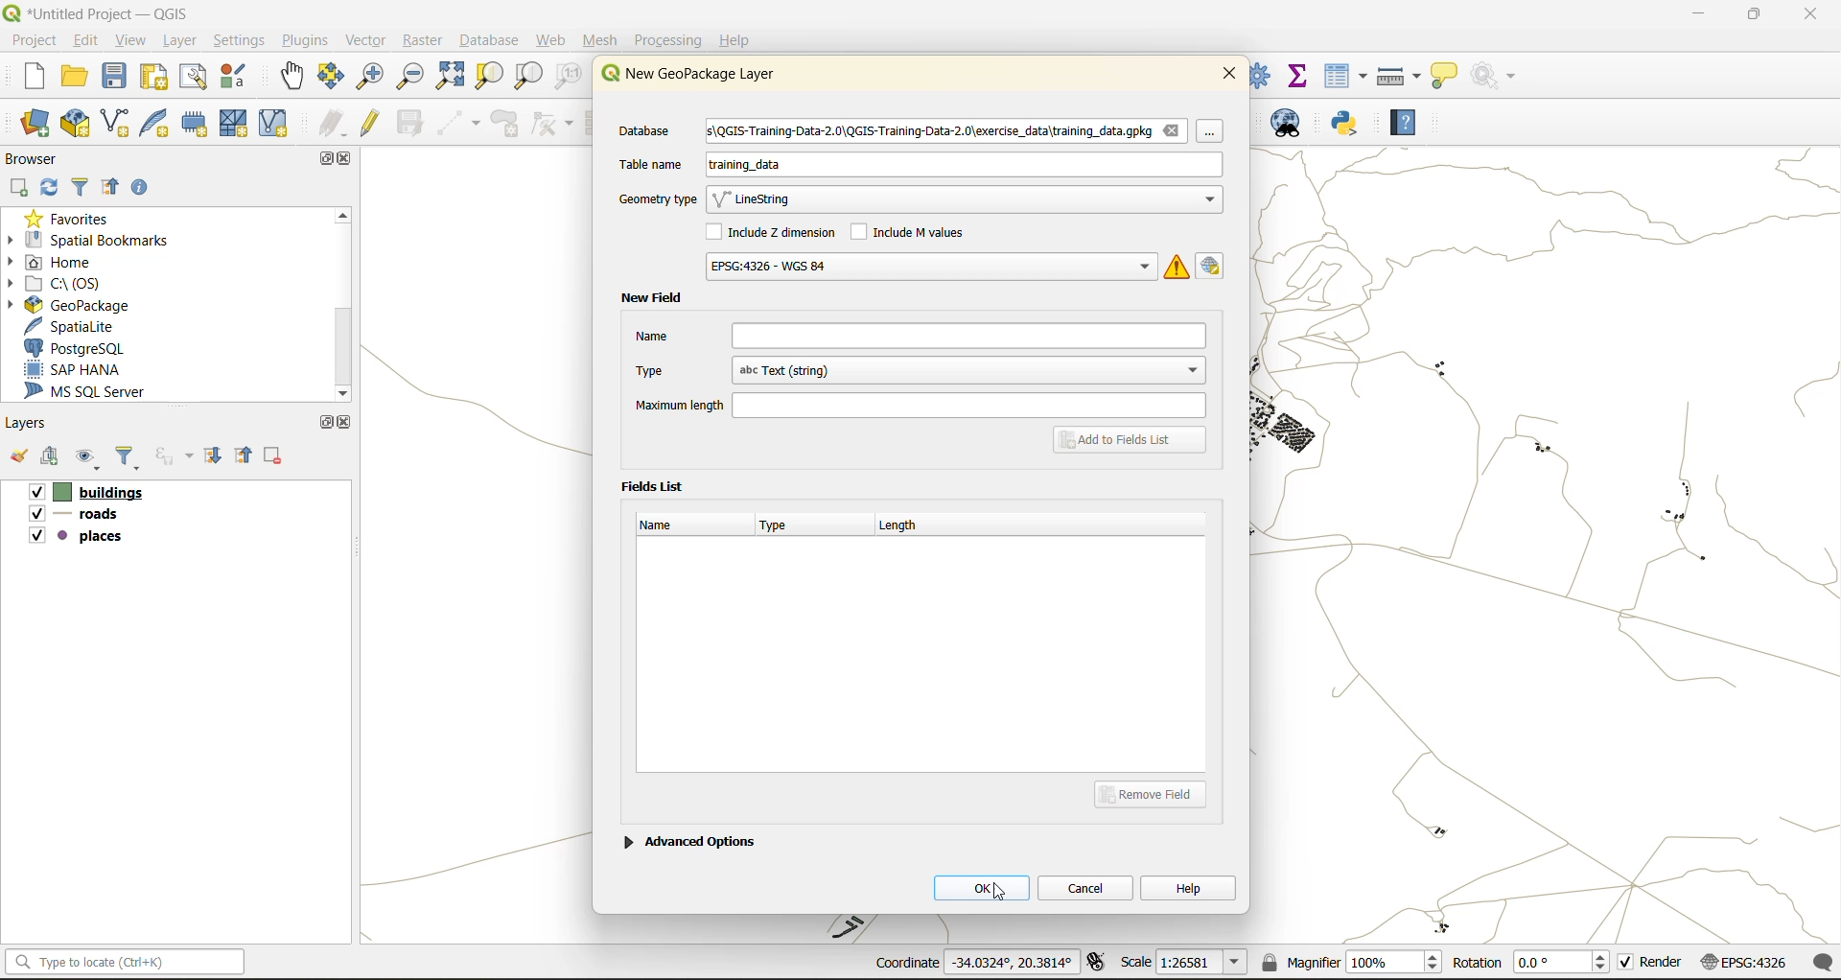 The width and height of the screenshot is (1841, 980). I want to click on web, so click(552, 40).